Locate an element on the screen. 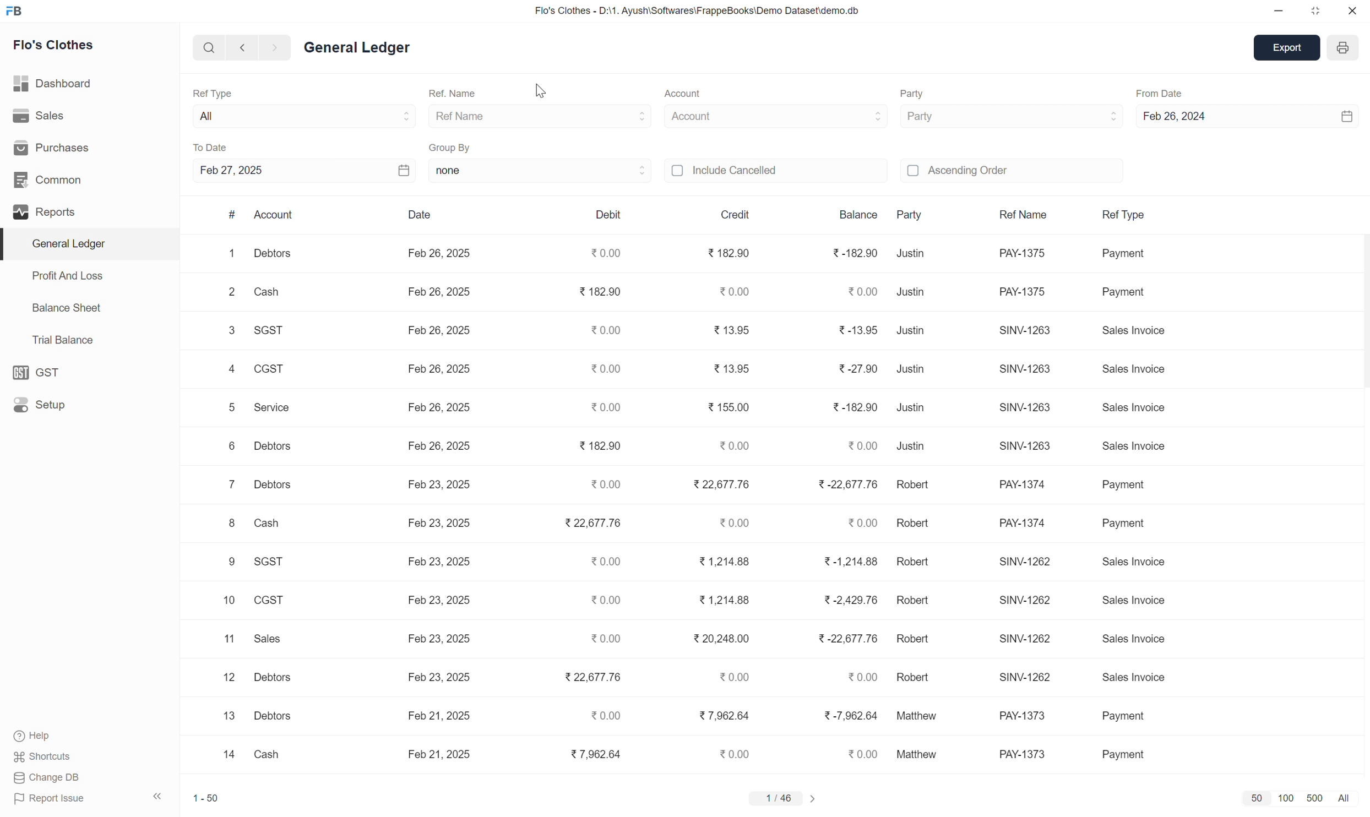 Image resolution: width=1370 pixels, height=817 pixels. balance sheet is located at coordinates (69, 311).